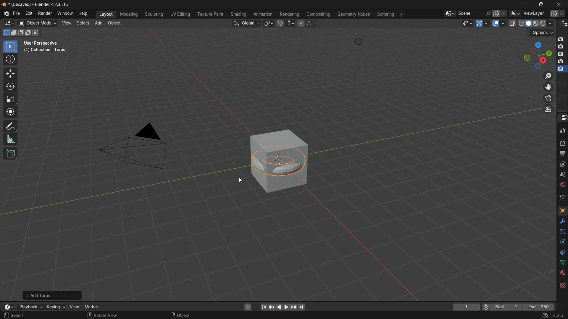  What do you see at coordinates (548, 76) in the screenshot?
I see `zoom in/out` at bounding box center [548, 76].